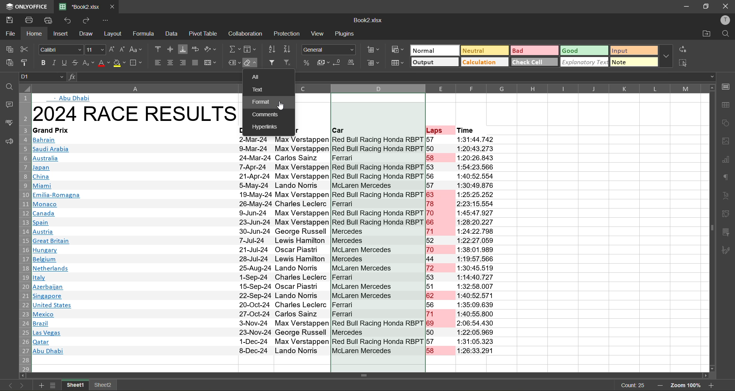 The width and height of the screenshot is (735, 391). What do you see at coordinates (42, 78) in the screenshot?
I see `D1` at bounding box center [42, 78].